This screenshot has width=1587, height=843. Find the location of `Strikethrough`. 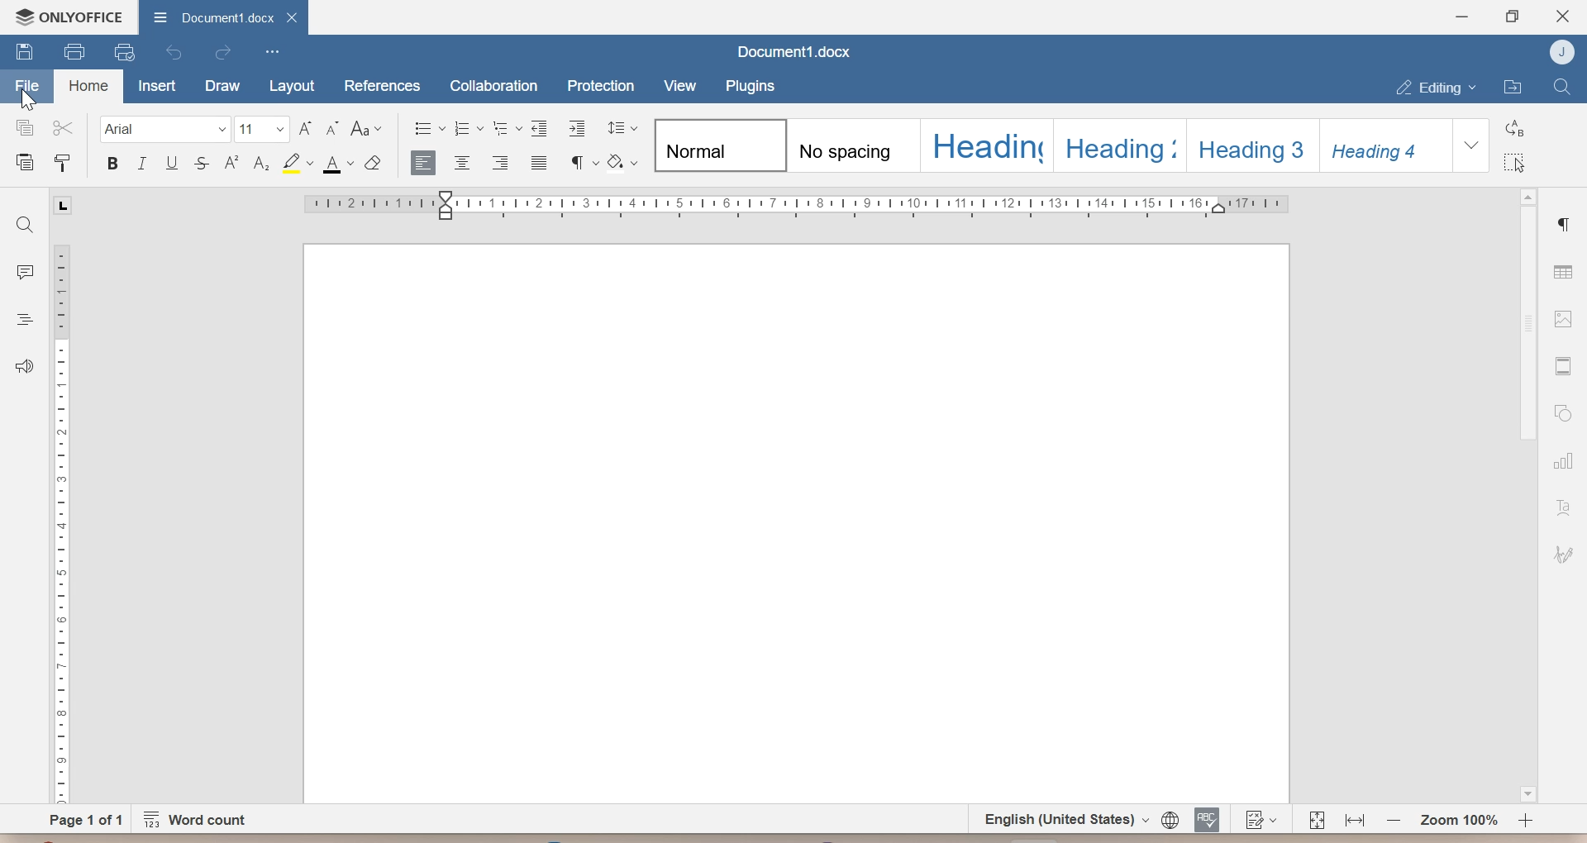

Strikethrough is located at coordinates (202, 164).